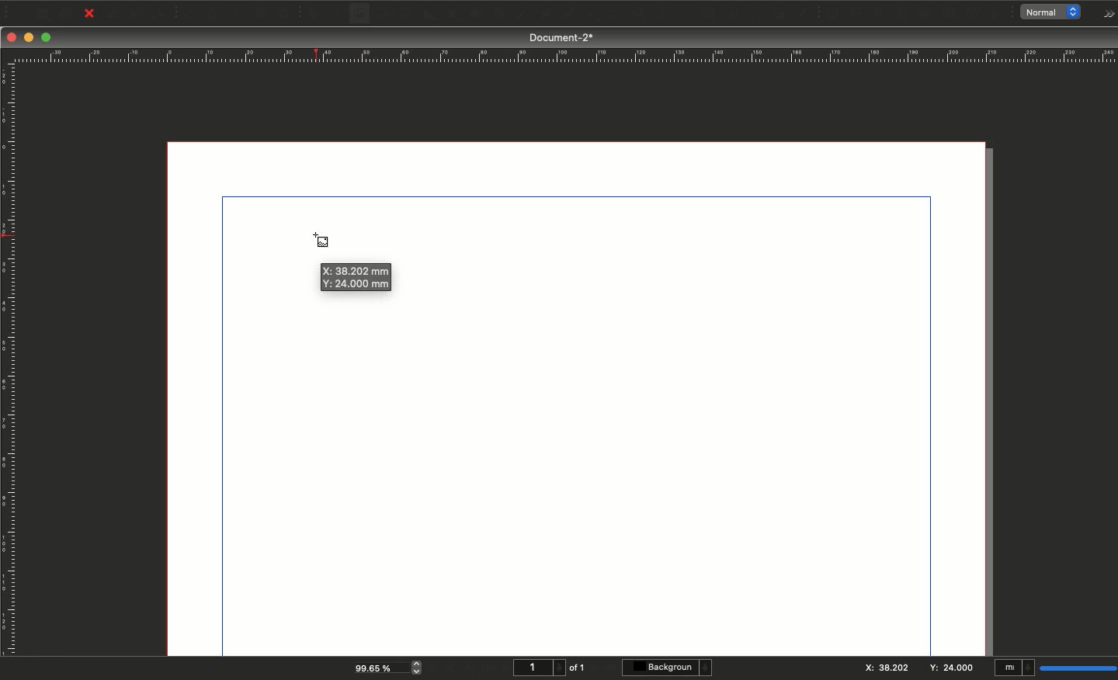  Describe the element at coordinates (356, 278) in the screenshot. I see `X: 38.202 mm Y: 24.000 mm` at that location.